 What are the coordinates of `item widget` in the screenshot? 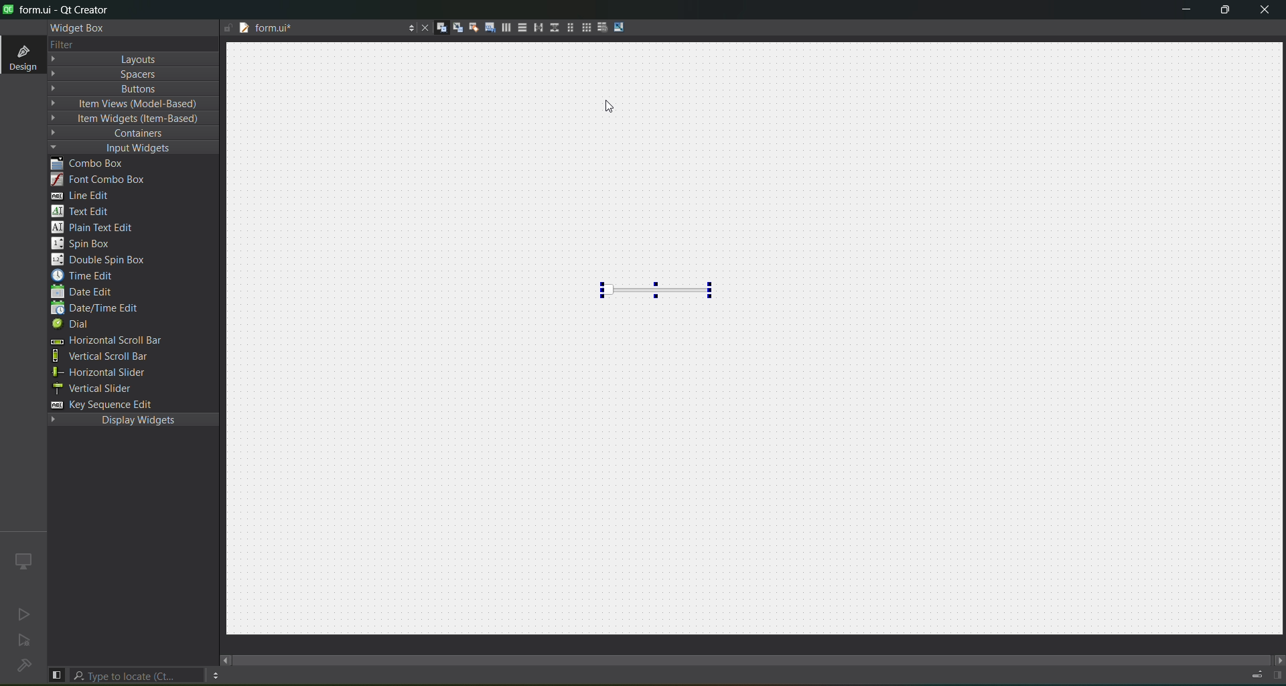 It's located at (127, 119).